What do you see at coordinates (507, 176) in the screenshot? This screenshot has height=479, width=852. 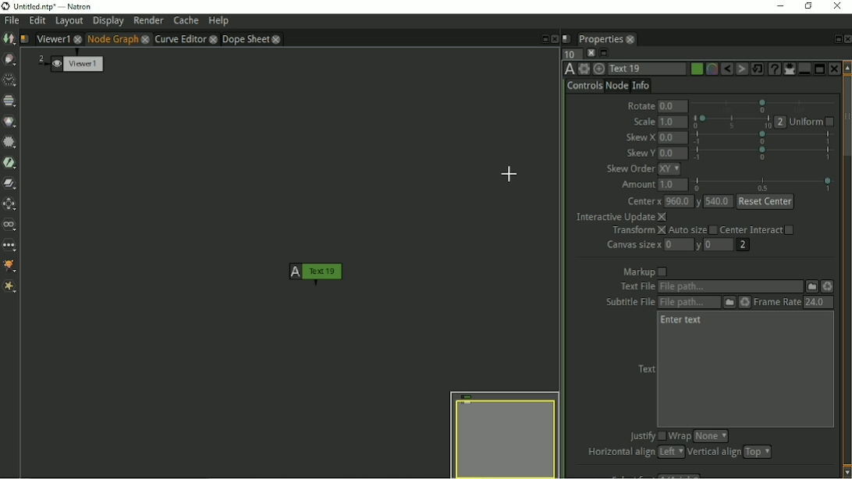 I see `Cursor` at bounding box center [507, 176].